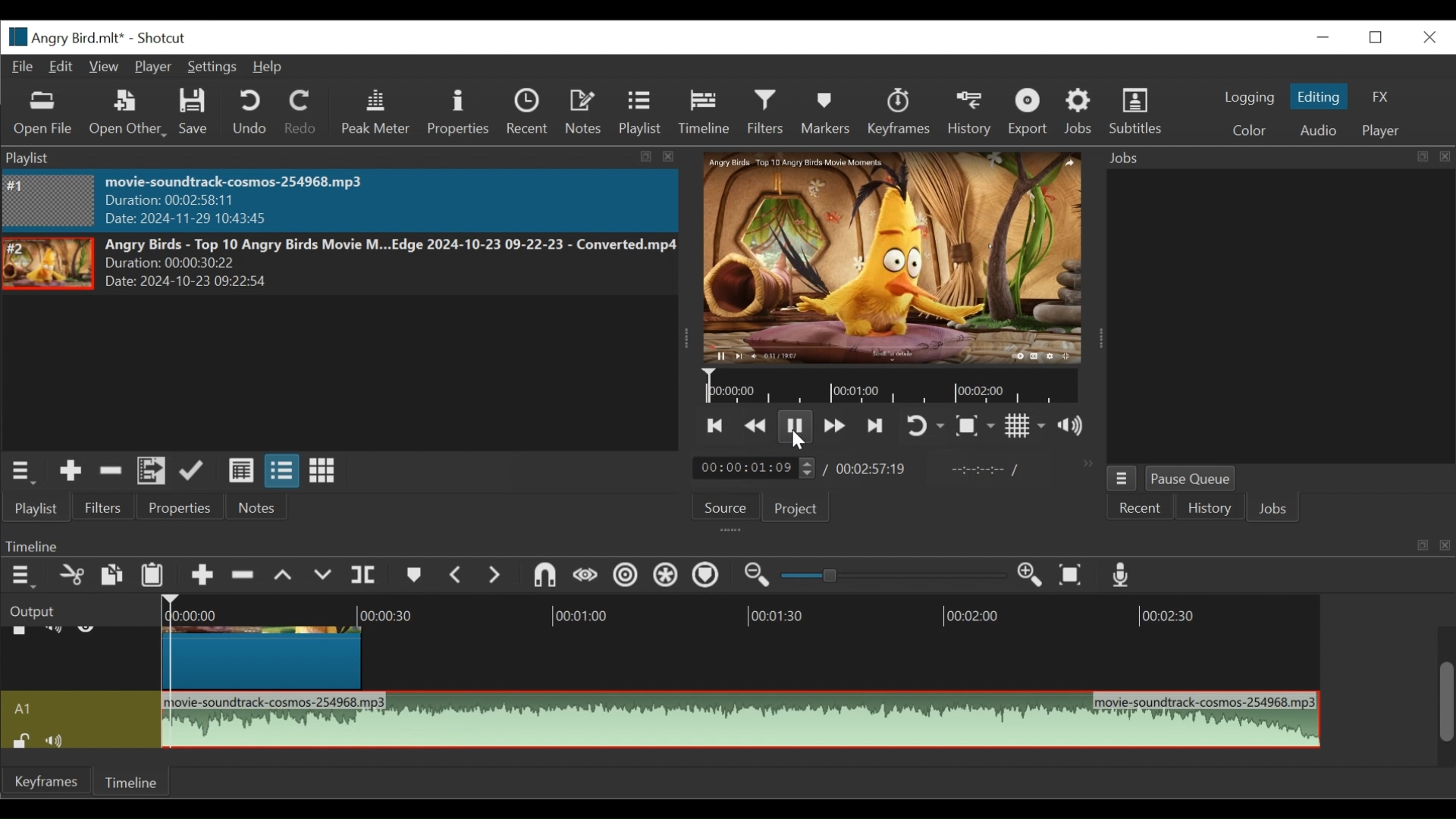 Image resolution: width=1456 pixels, height=819 pixels. What do you see at coordinates (977, 427) in the screenshot?
I see `Toggle Zoom` at bounding box center [977, 427].